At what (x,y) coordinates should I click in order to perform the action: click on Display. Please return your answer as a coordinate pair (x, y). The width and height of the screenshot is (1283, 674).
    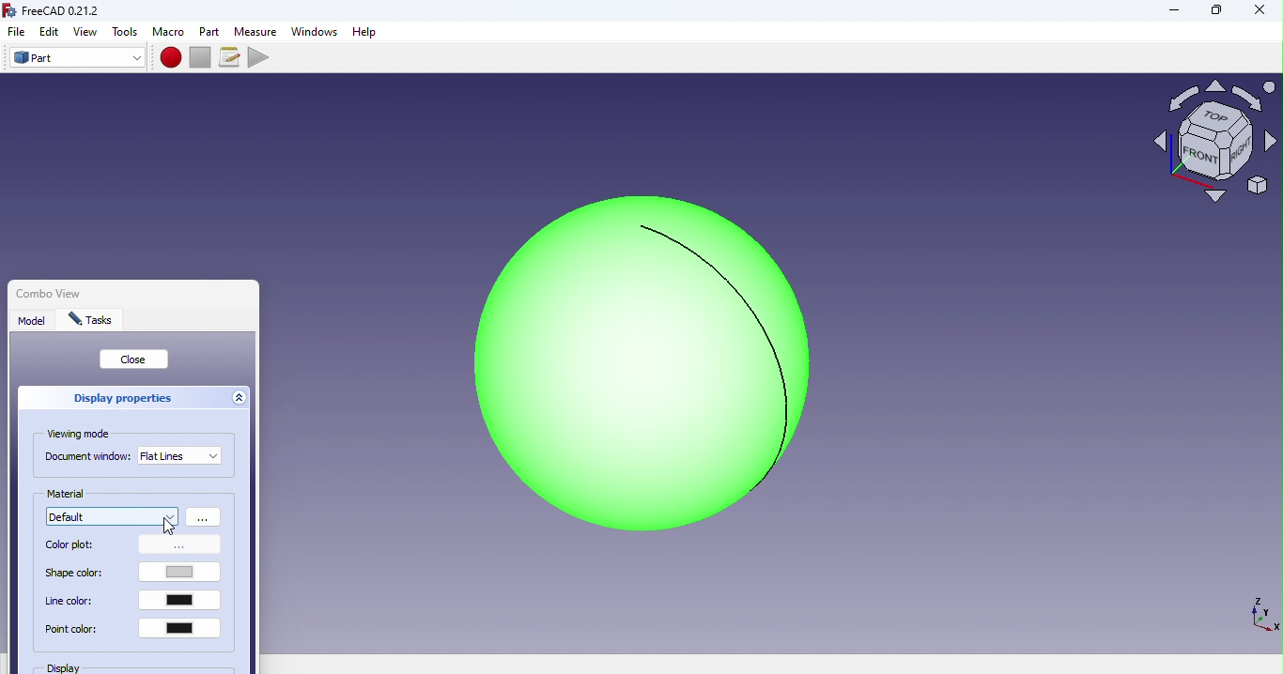
    Looking at the image, I should click on (90, 668).